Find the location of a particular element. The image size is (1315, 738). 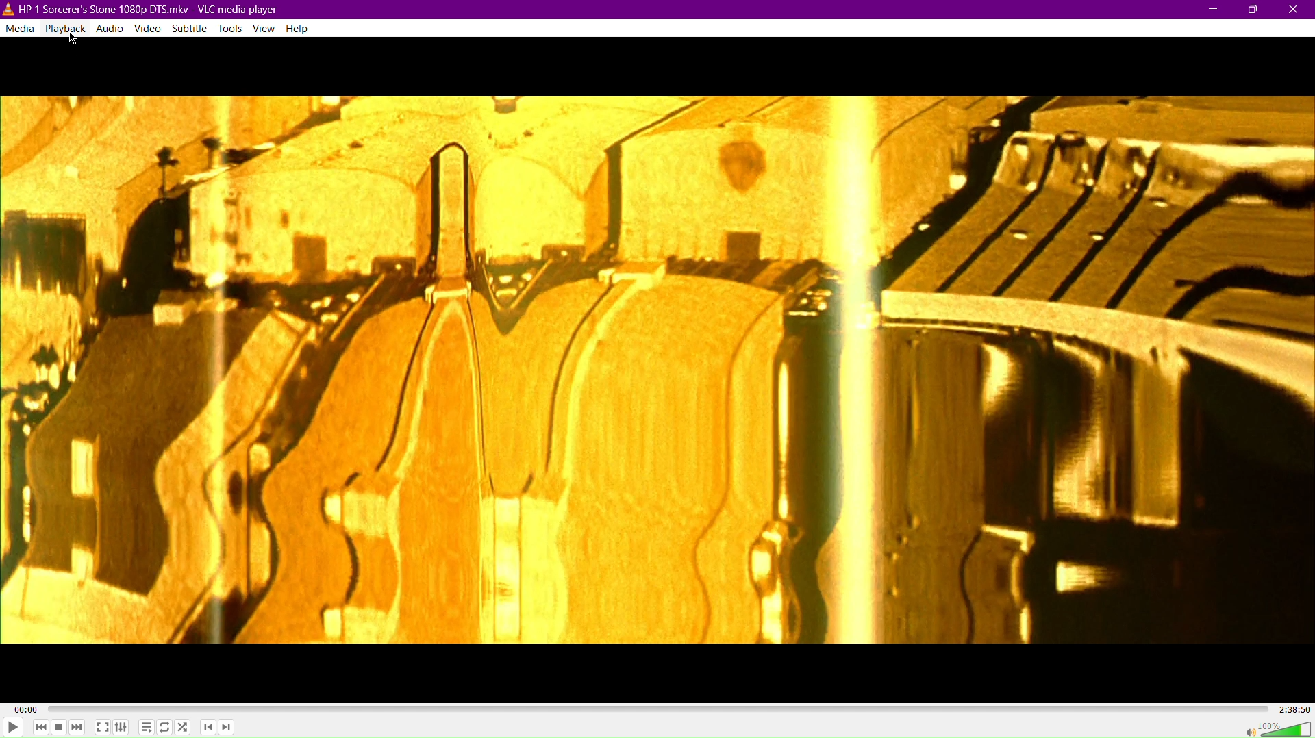

Extended Settings is located at coordinates (122, 726).